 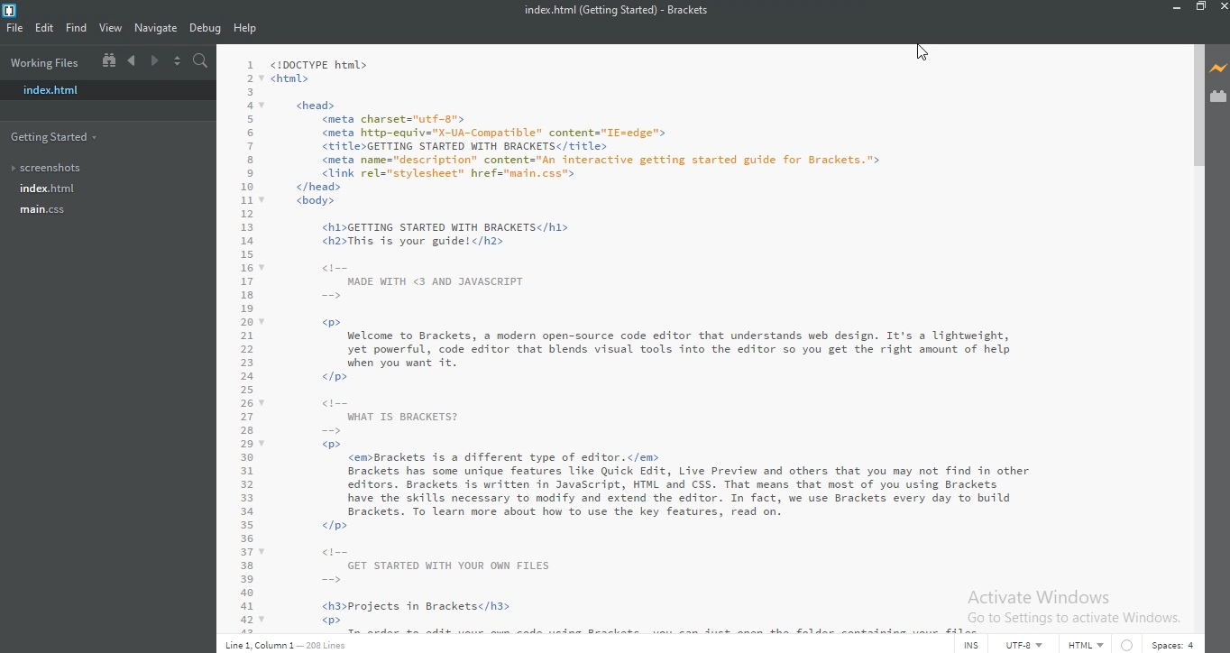 I want to click on Split the editor vertically or horizontally, so click(x=179, y=62).